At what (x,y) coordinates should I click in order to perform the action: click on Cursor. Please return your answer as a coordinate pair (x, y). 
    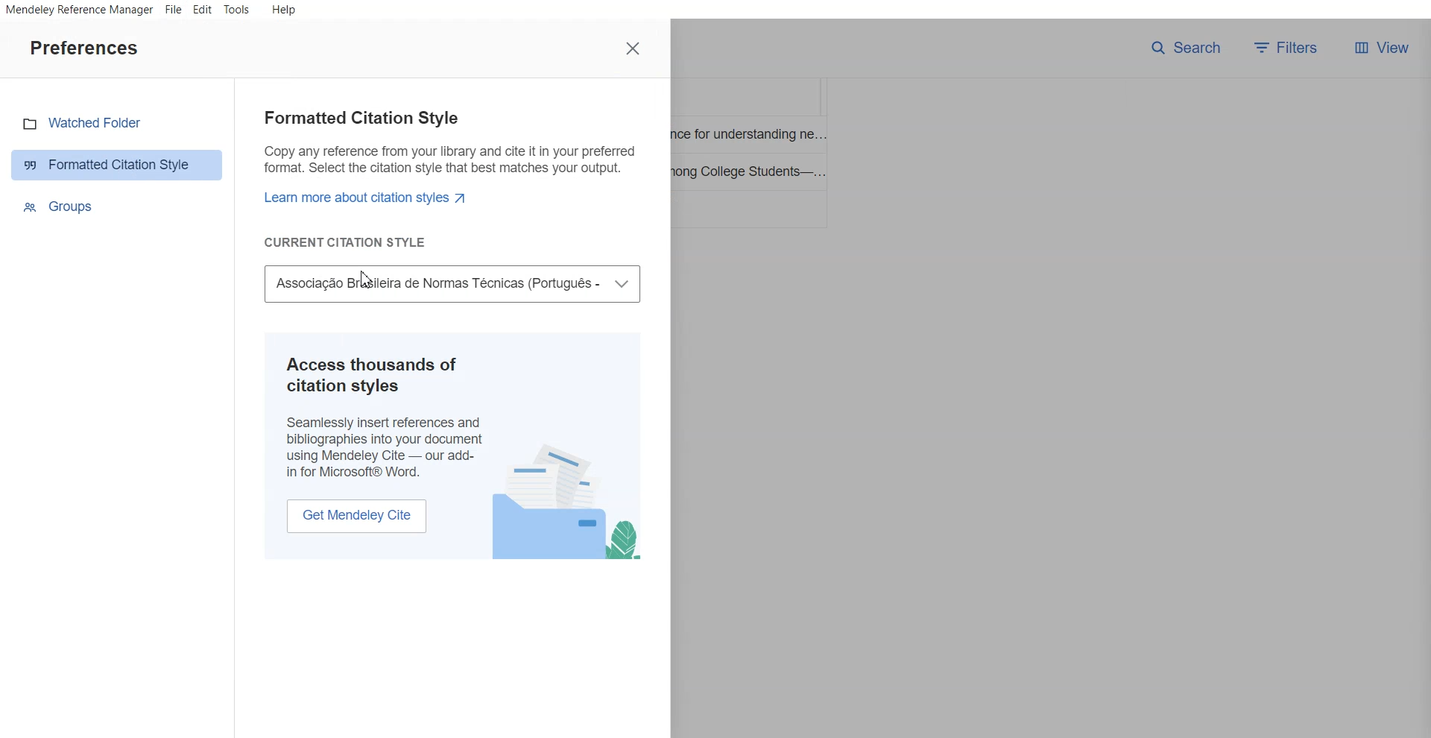
    Looking at the image, I should click on (370, 280).